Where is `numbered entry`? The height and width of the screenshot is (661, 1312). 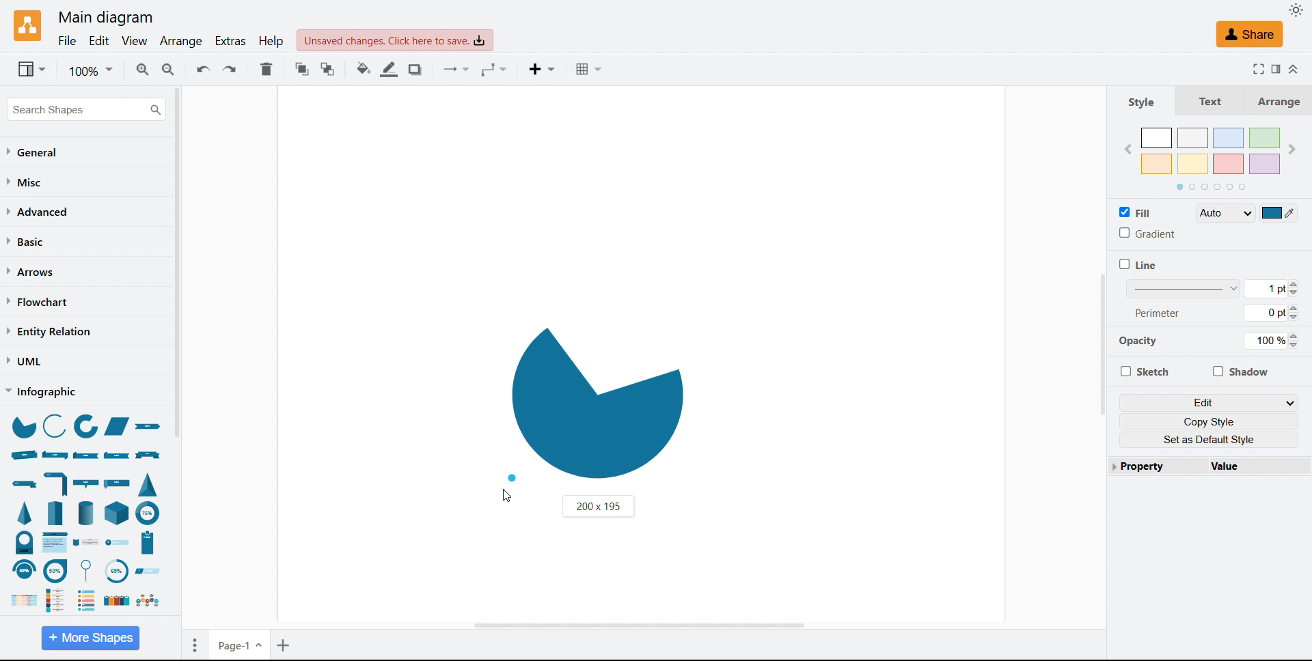
numbered entry is located at coordinates (118, 543).